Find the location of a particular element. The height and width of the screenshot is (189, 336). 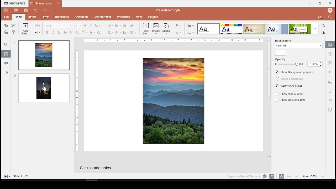

find is located at coordinates (6, 45).